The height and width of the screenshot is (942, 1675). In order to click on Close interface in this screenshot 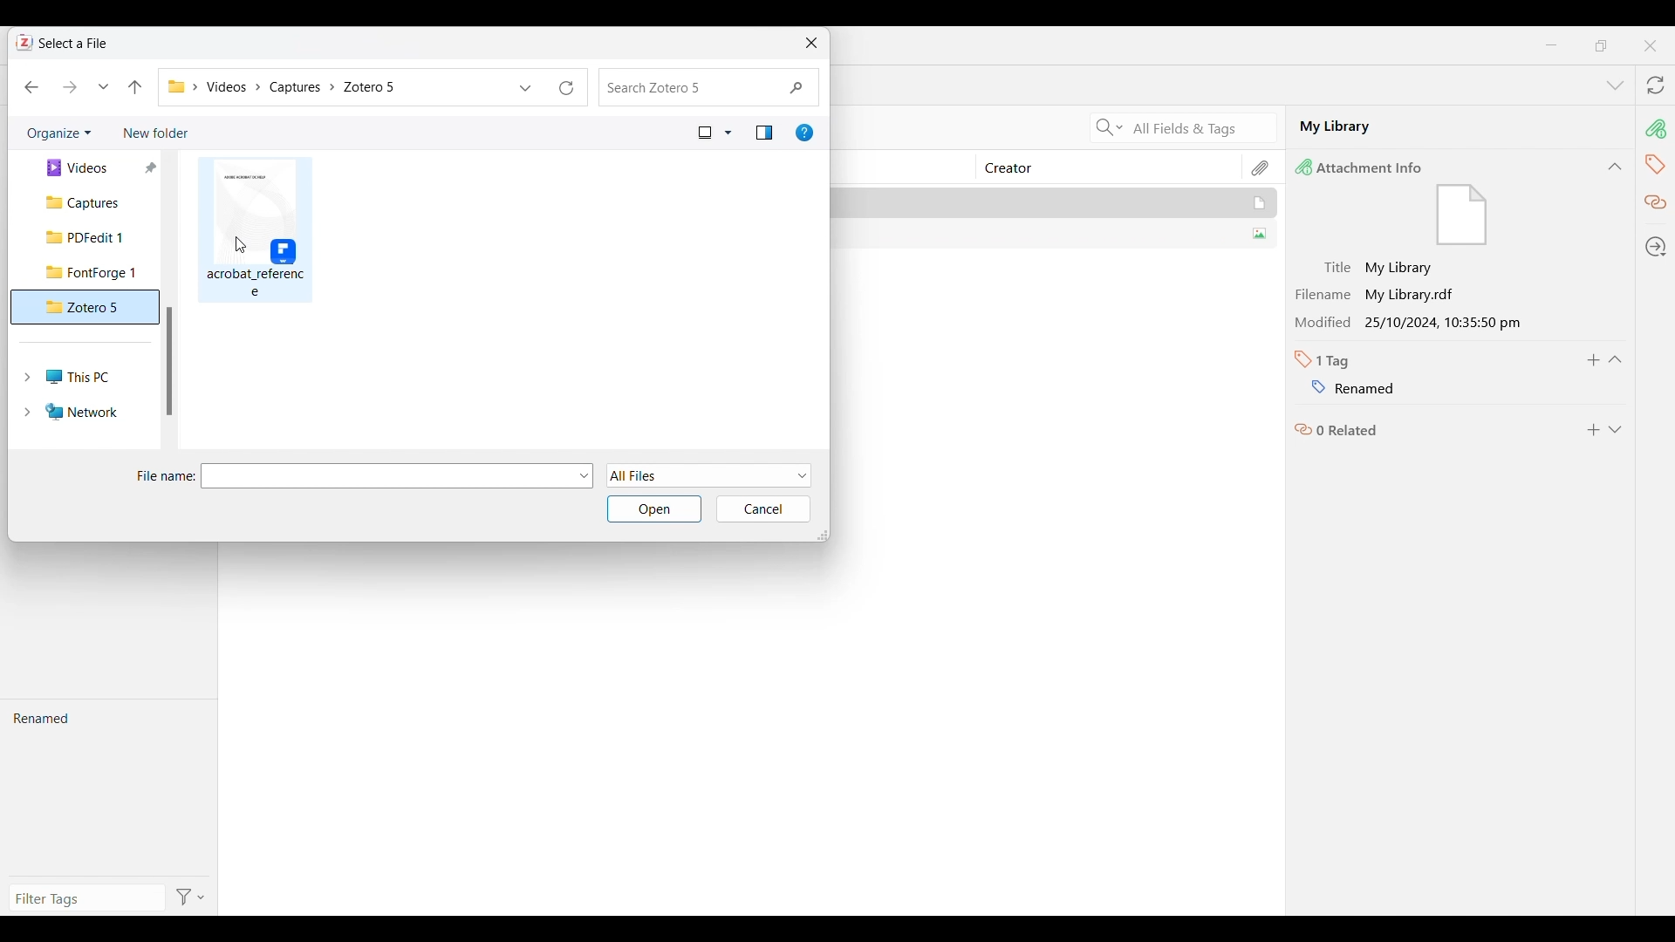, I will do `click(1650, 45)`.